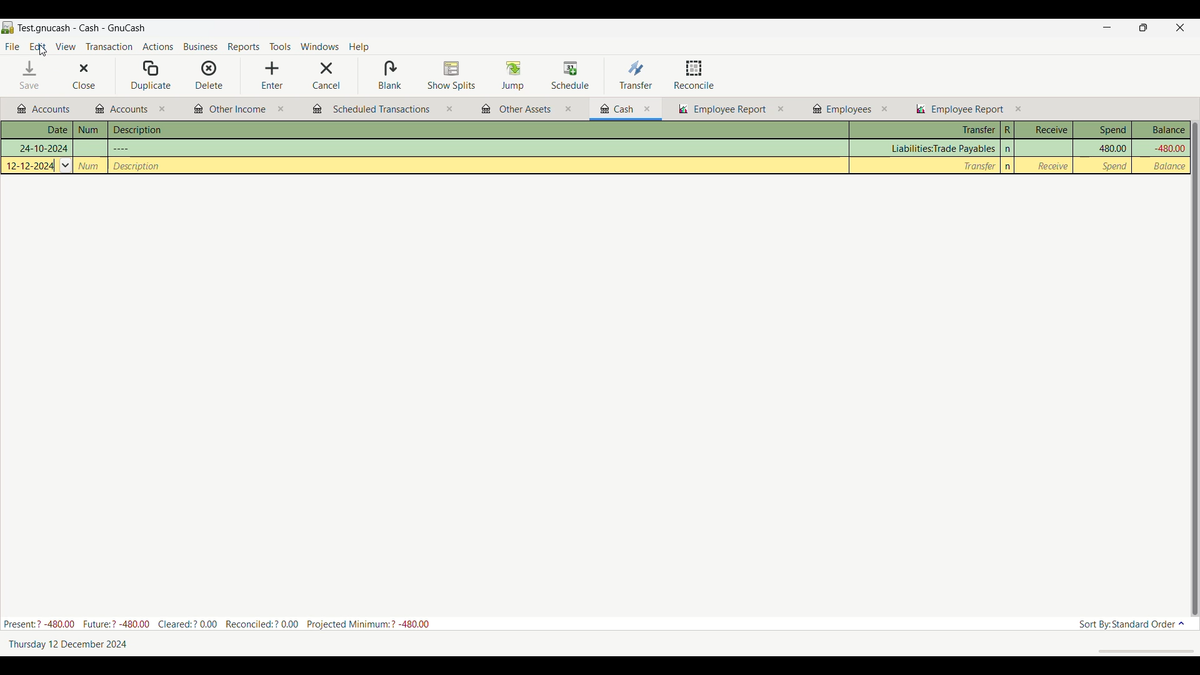 The width and height of the screenshot is (1200, 675). I want to click on Minimize, so click(1107, 27).